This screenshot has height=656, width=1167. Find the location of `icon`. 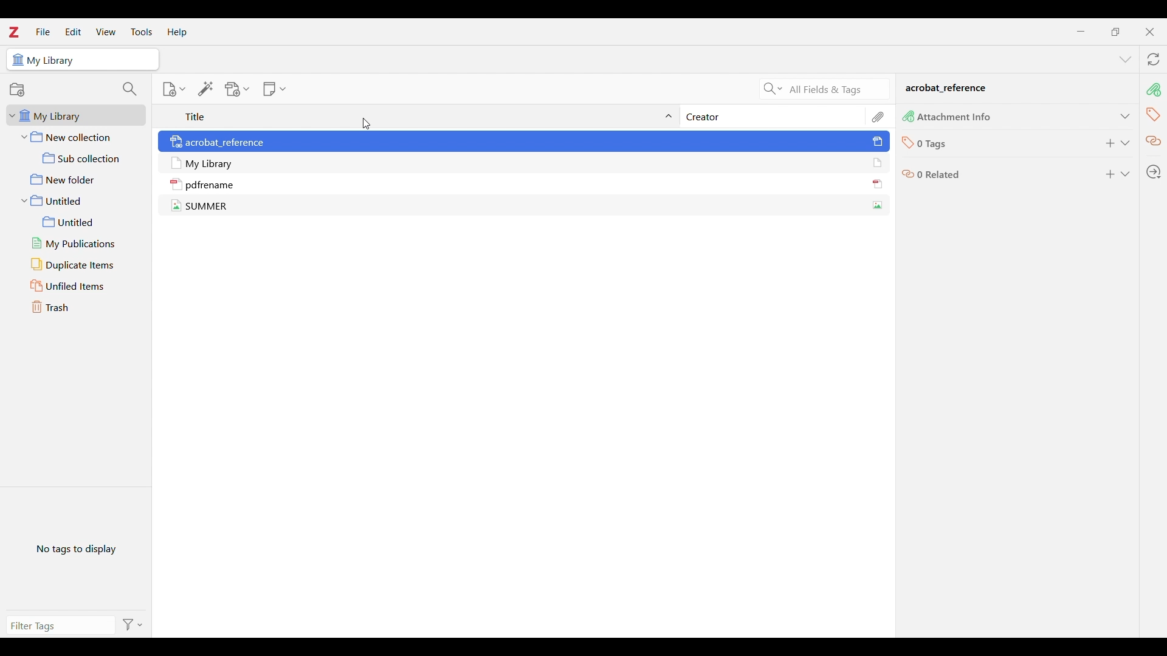

icon is located at coordinates (878, 142).